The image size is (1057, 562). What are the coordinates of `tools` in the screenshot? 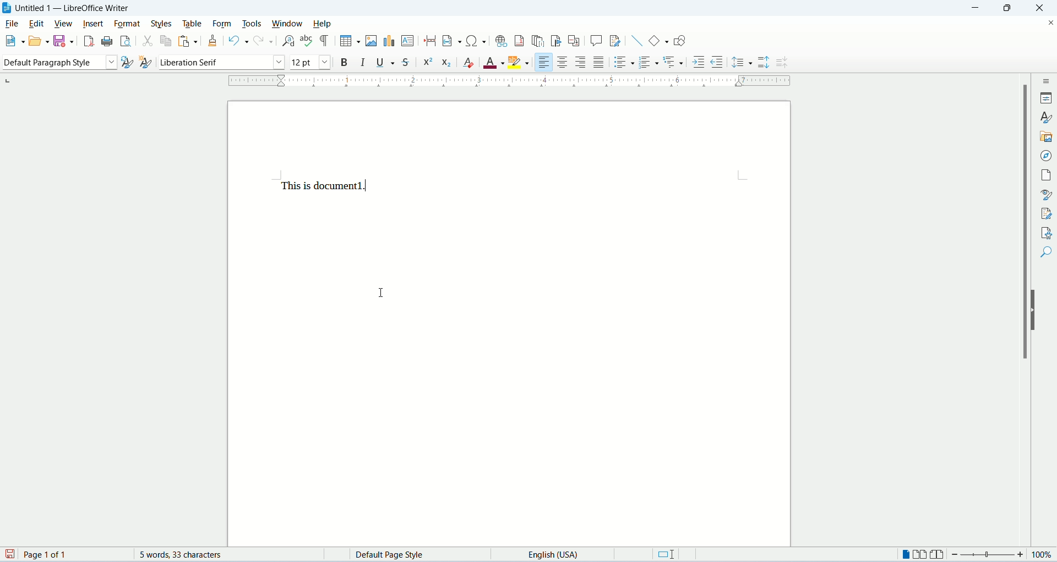 It's located at (252, 24).